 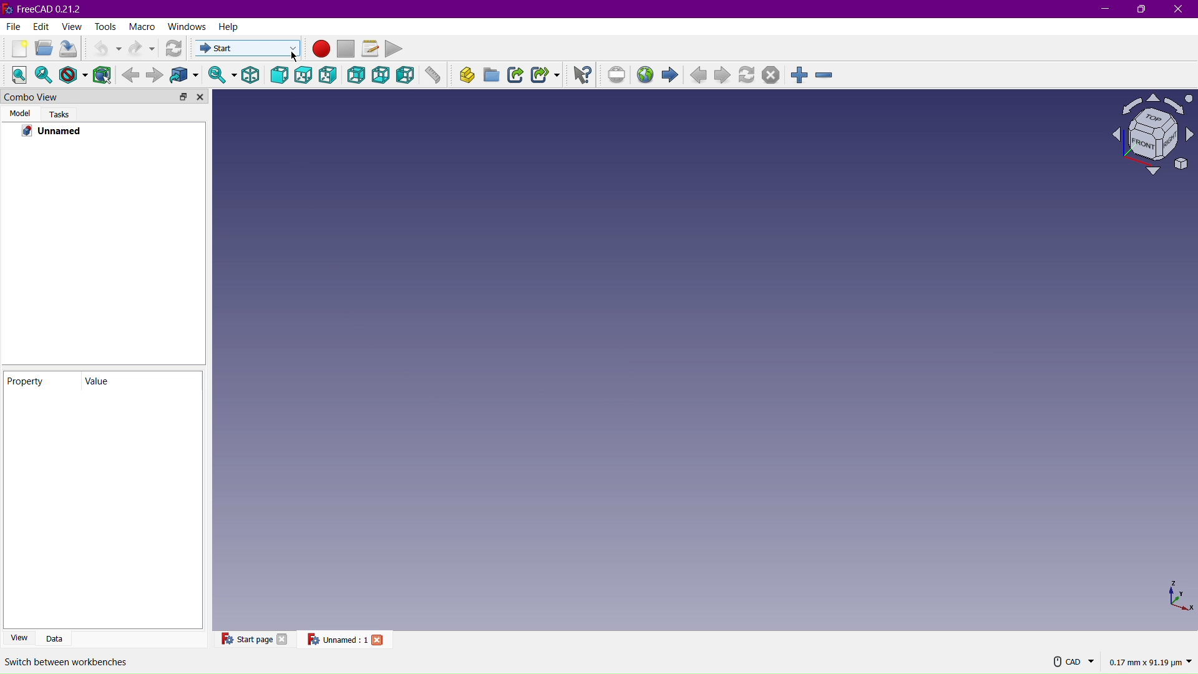 What do you see at coordinates (218, 75) in the screenshot?
I see `sync view` at bounding box center [218, 75].